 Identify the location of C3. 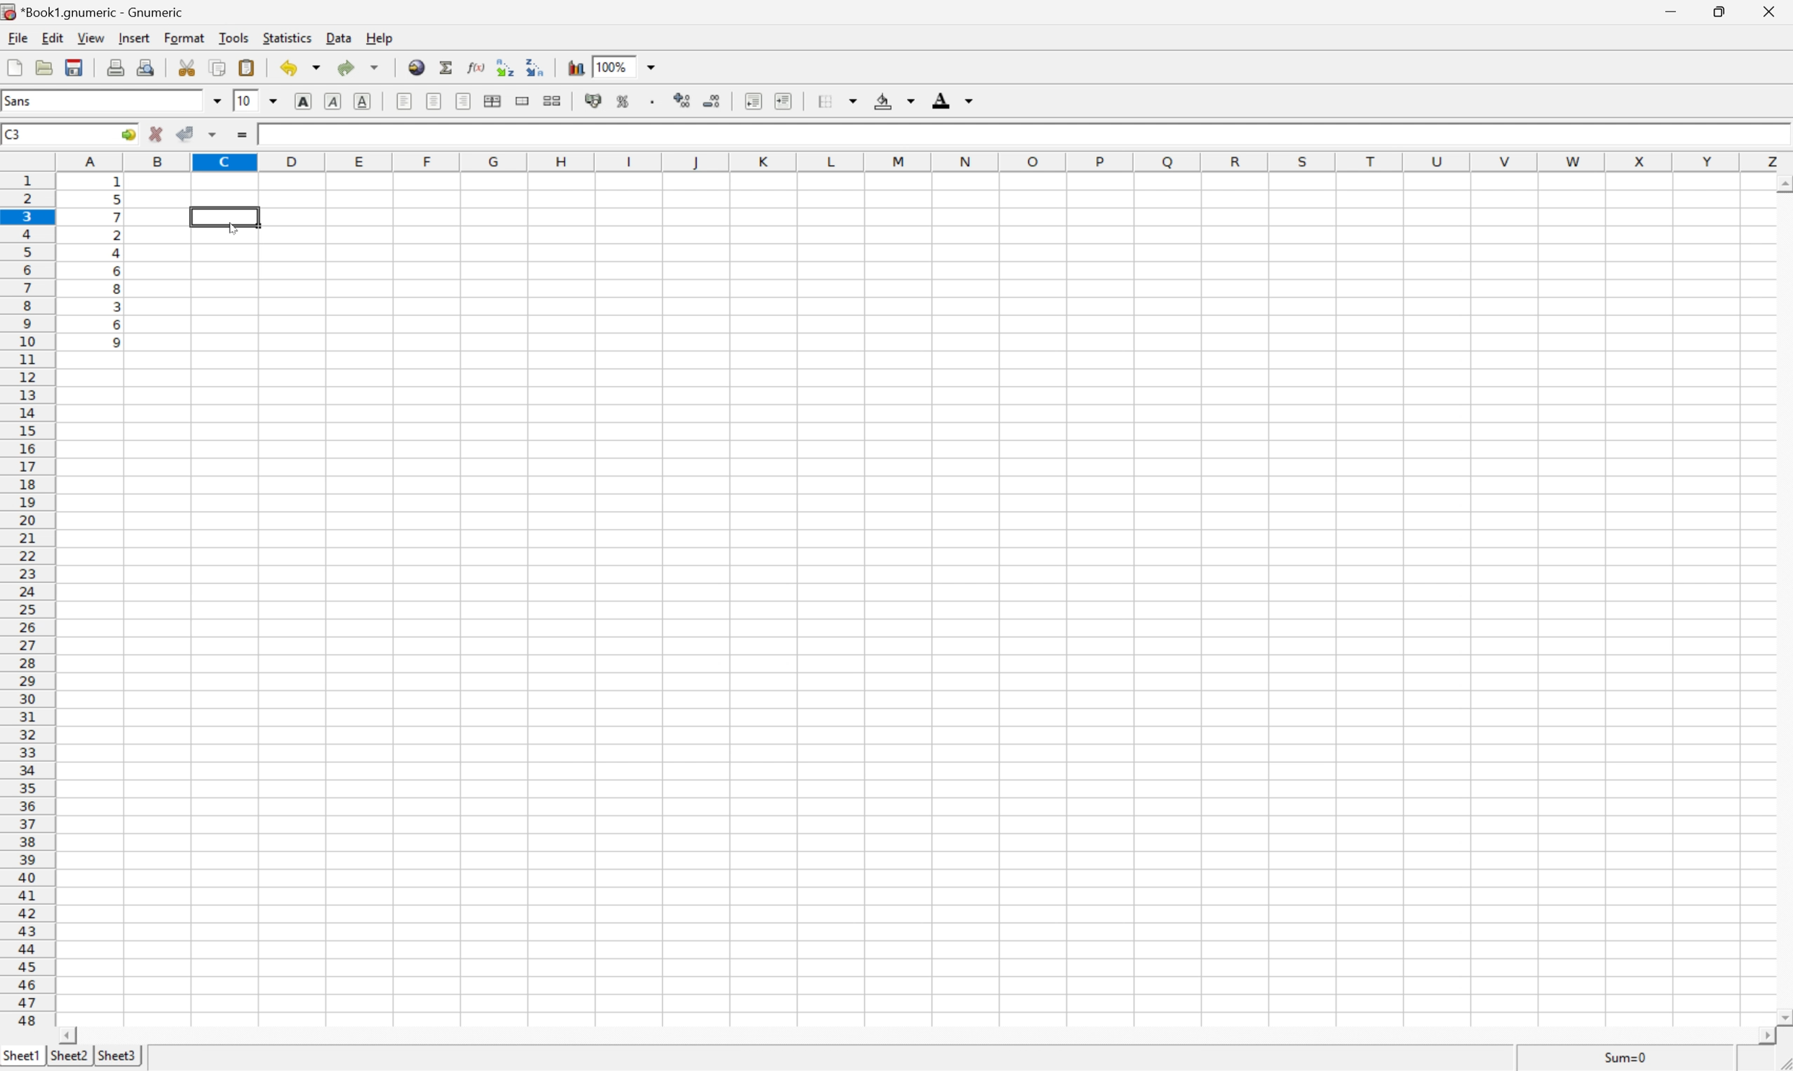
(22, 133).